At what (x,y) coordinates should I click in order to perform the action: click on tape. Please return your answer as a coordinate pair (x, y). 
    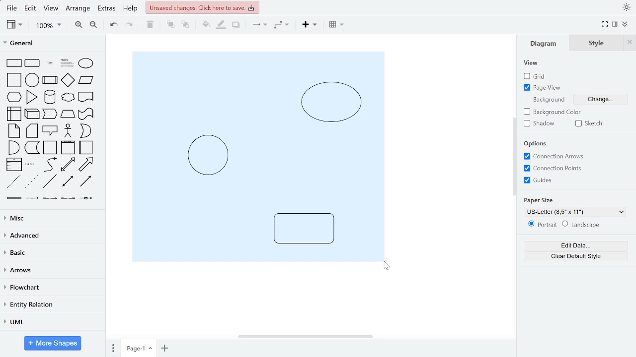
    Looking at the image, I should click on (86, 114).